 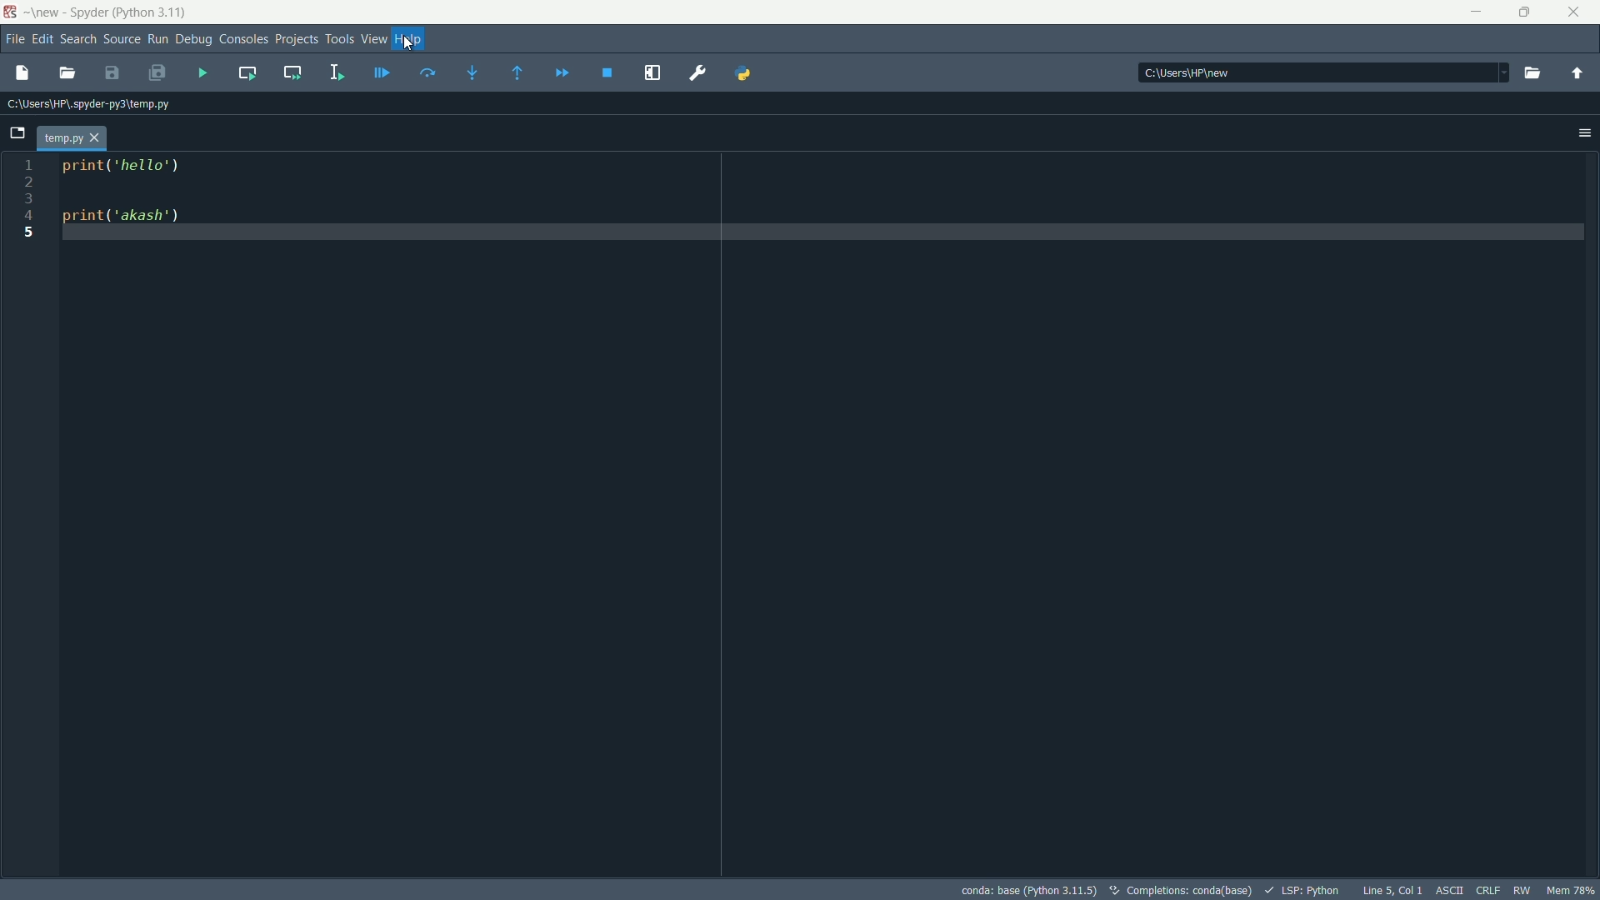 What do you see at coordinates (427, 72) in the screenshot?
I see `execute current line` at bounding box center [427, 72].